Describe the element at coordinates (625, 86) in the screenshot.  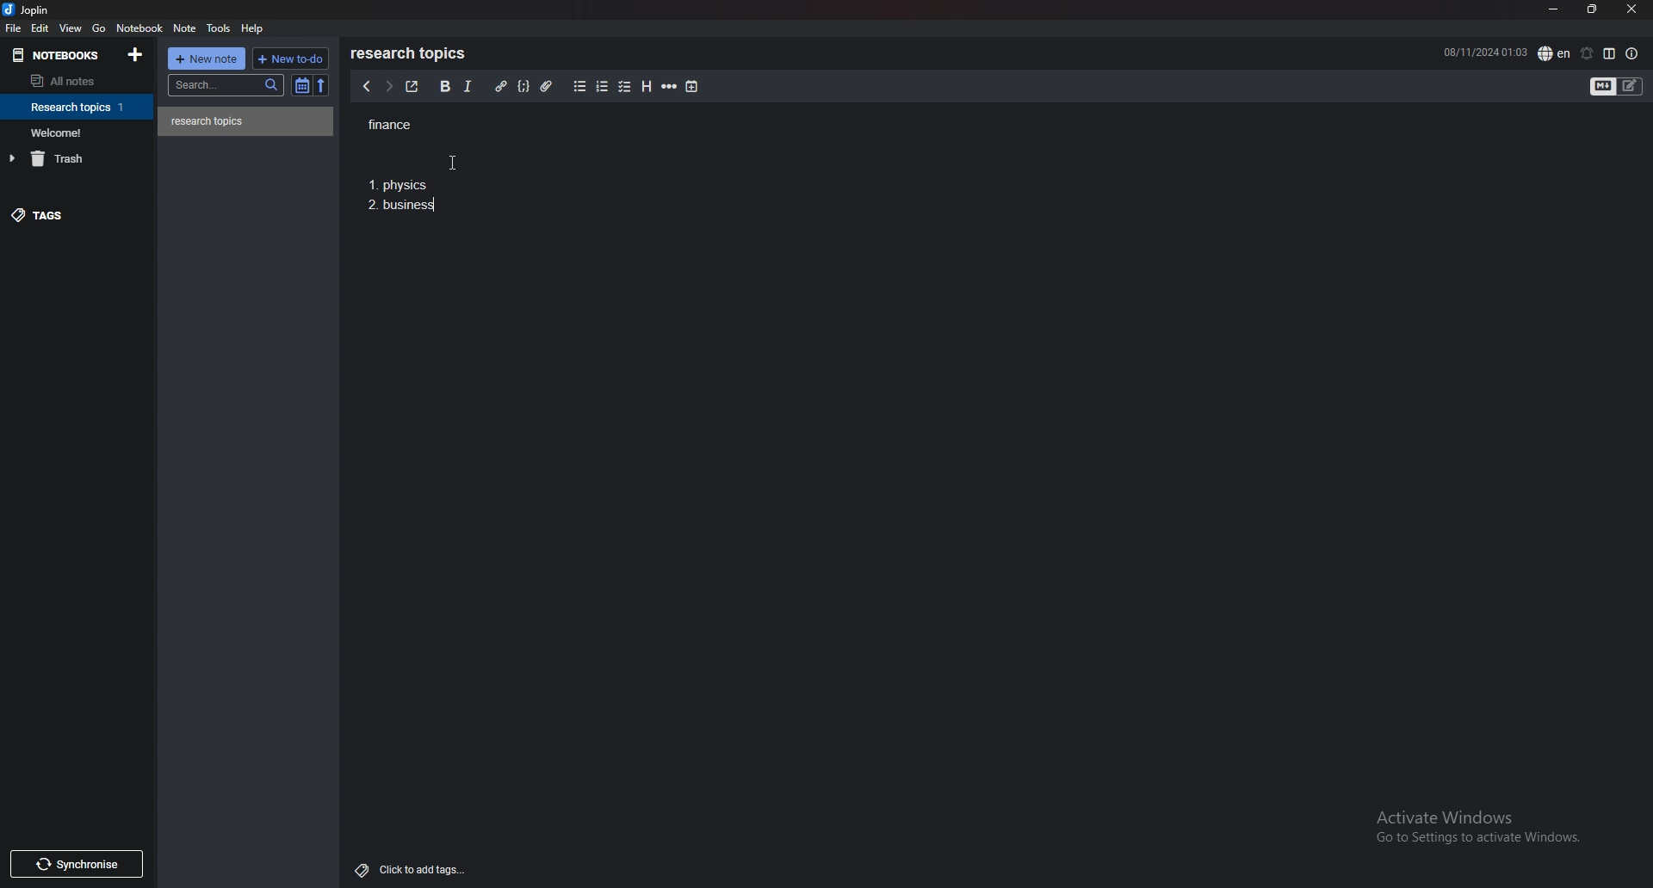
I see `checkbox` at that location.